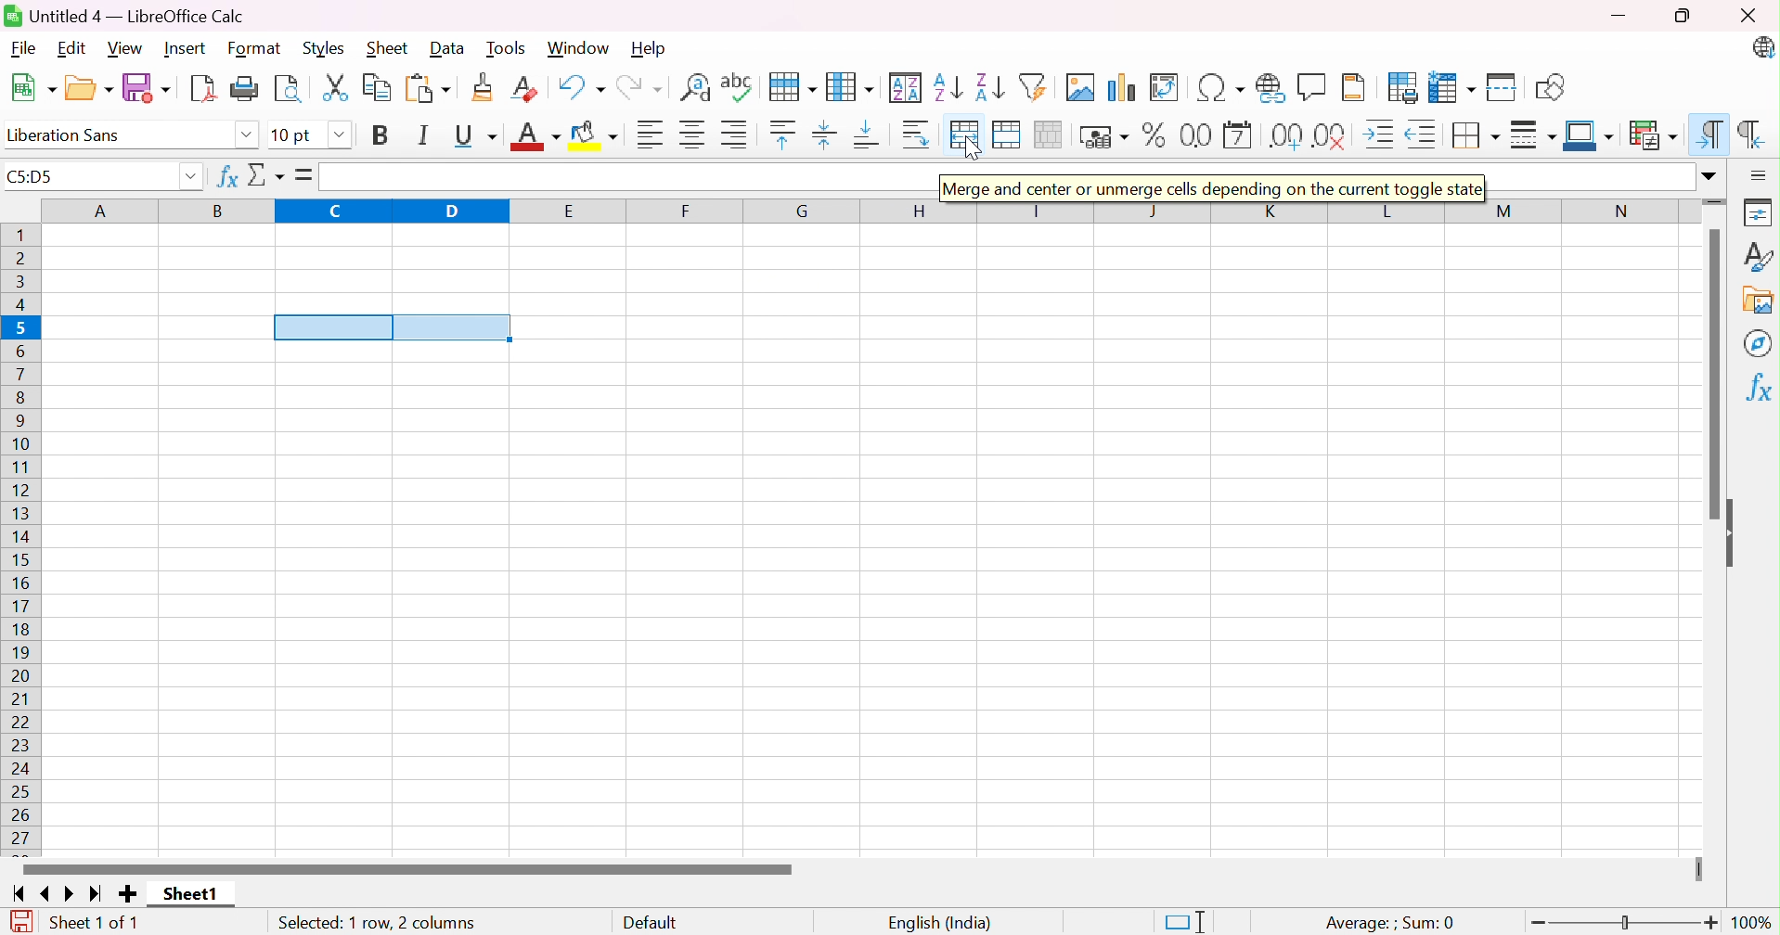 The width and height of the screenshot is (1780, 935). Describe the element at coordinates (652, 920) in the screenshot. I see `Default` at that location.